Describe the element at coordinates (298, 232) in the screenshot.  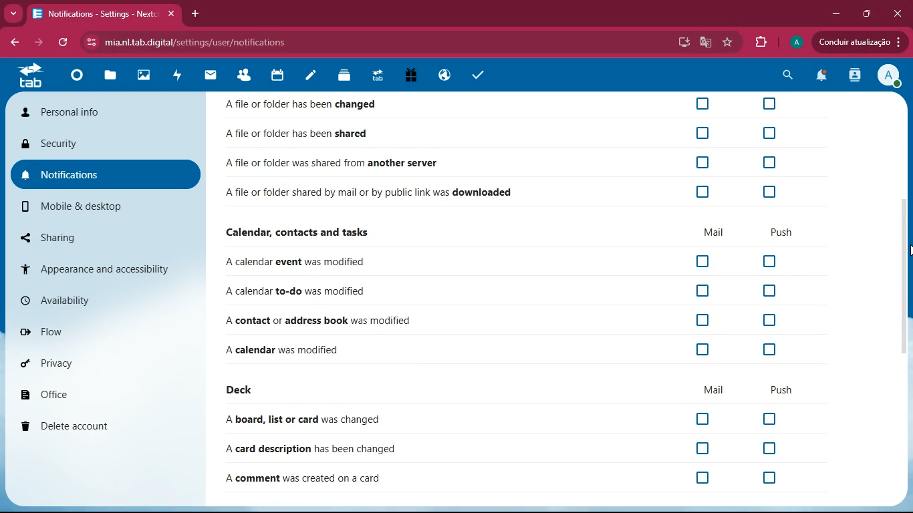
I see `Calendar, contacts and tasks` at that location.